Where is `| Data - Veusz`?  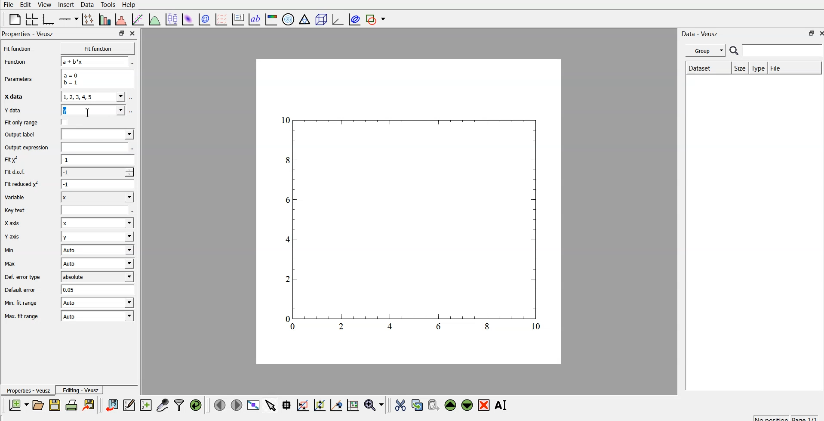
| Data - Veusz is located at coordinates (699, 34).